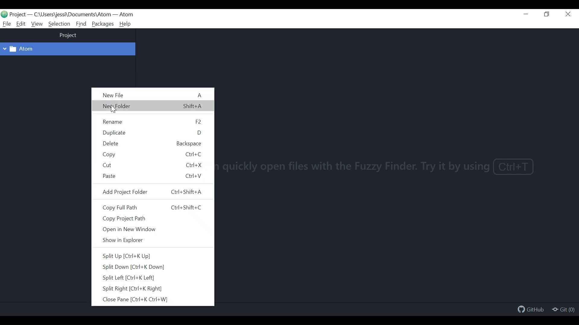 This screenshot has width=579, height=325. What do you see at coordinates (125, 192) in the screenshot?
I see `Add Project Folder` at bounding box center [125, 192].